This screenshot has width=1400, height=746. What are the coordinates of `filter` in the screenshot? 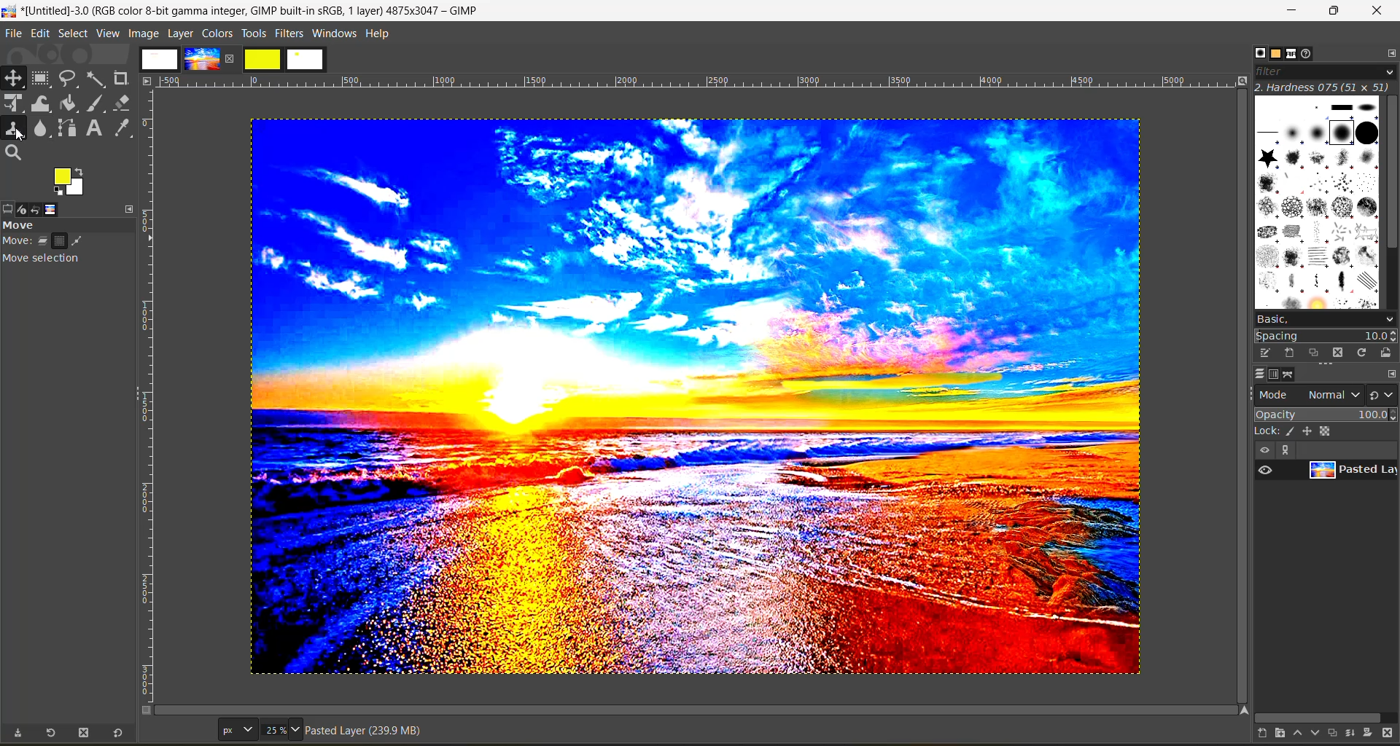 It's located at (1323, 71).